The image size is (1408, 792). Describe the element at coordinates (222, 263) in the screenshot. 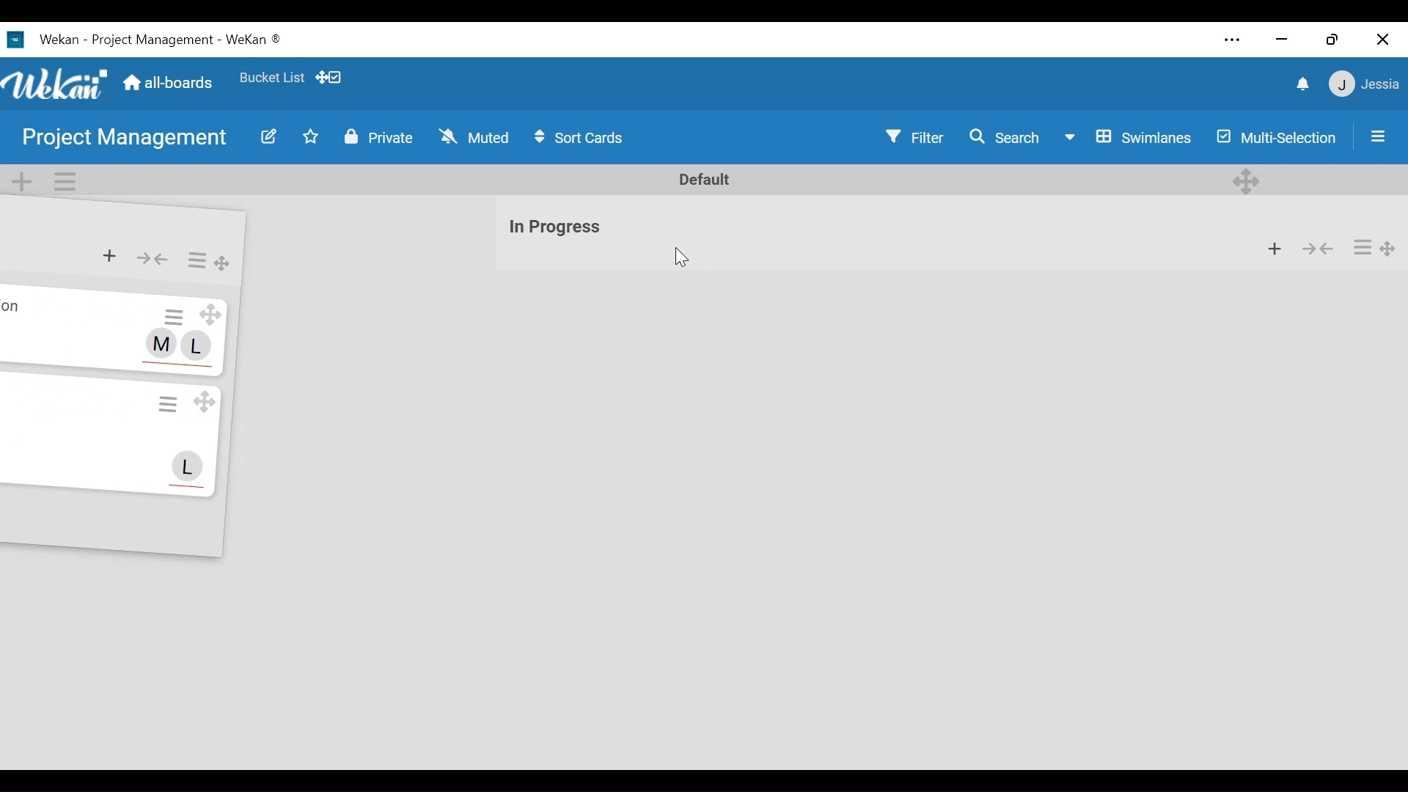

I see `Drag List` at that location.